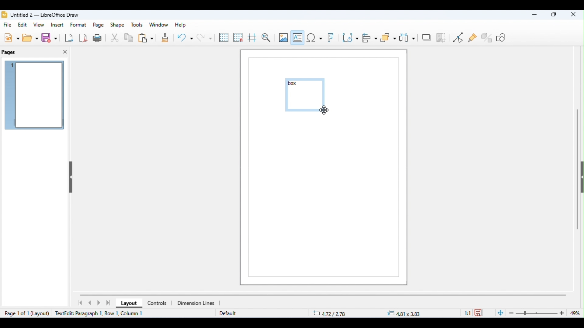 This screenshot has width=584, height=328. I want to click on clone, so click(164, 38).